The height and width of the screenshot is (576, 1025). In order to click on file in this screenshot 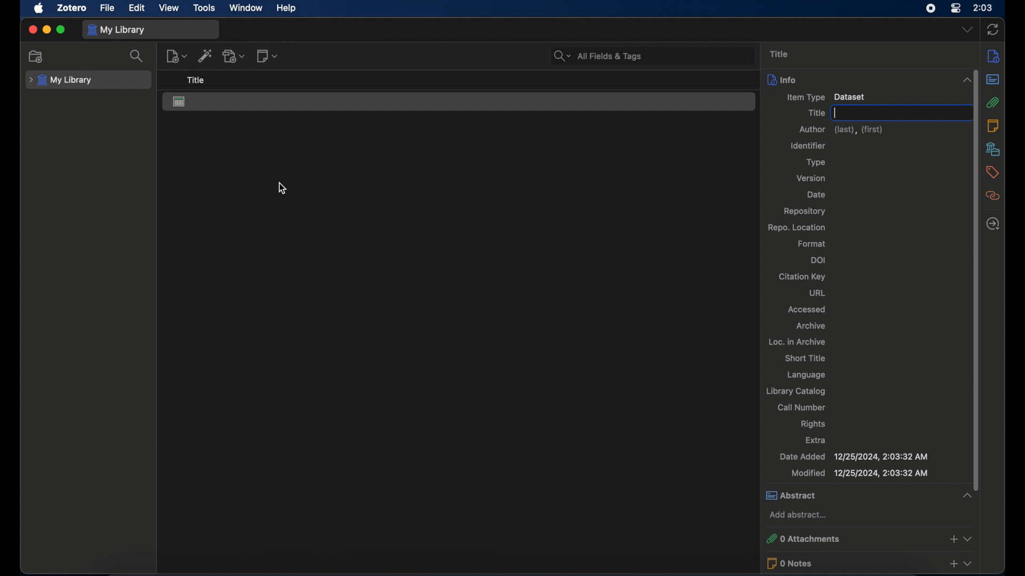, I will do `click(107, 8)`.